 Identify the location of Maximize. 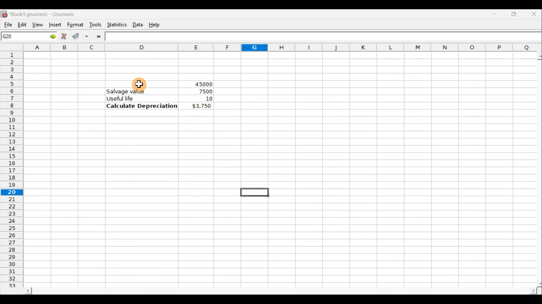
(515, 14).